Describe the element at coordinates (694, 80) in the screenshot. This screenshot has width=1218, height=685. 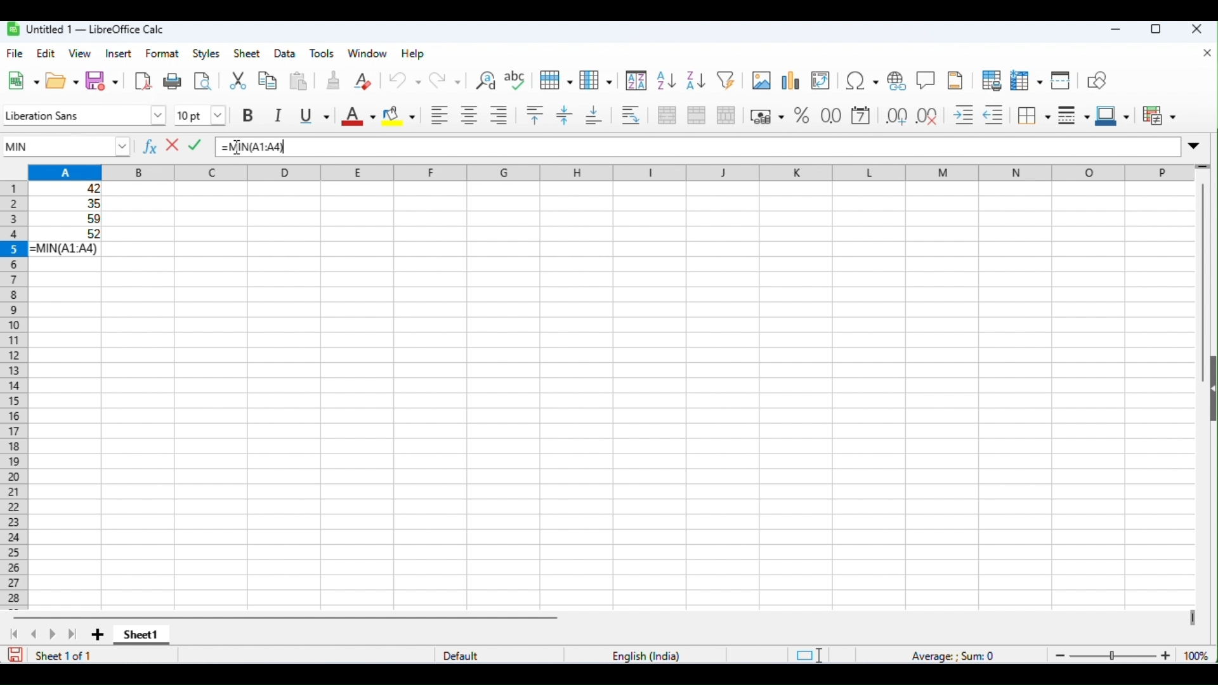
I see `sort descending` at that location.